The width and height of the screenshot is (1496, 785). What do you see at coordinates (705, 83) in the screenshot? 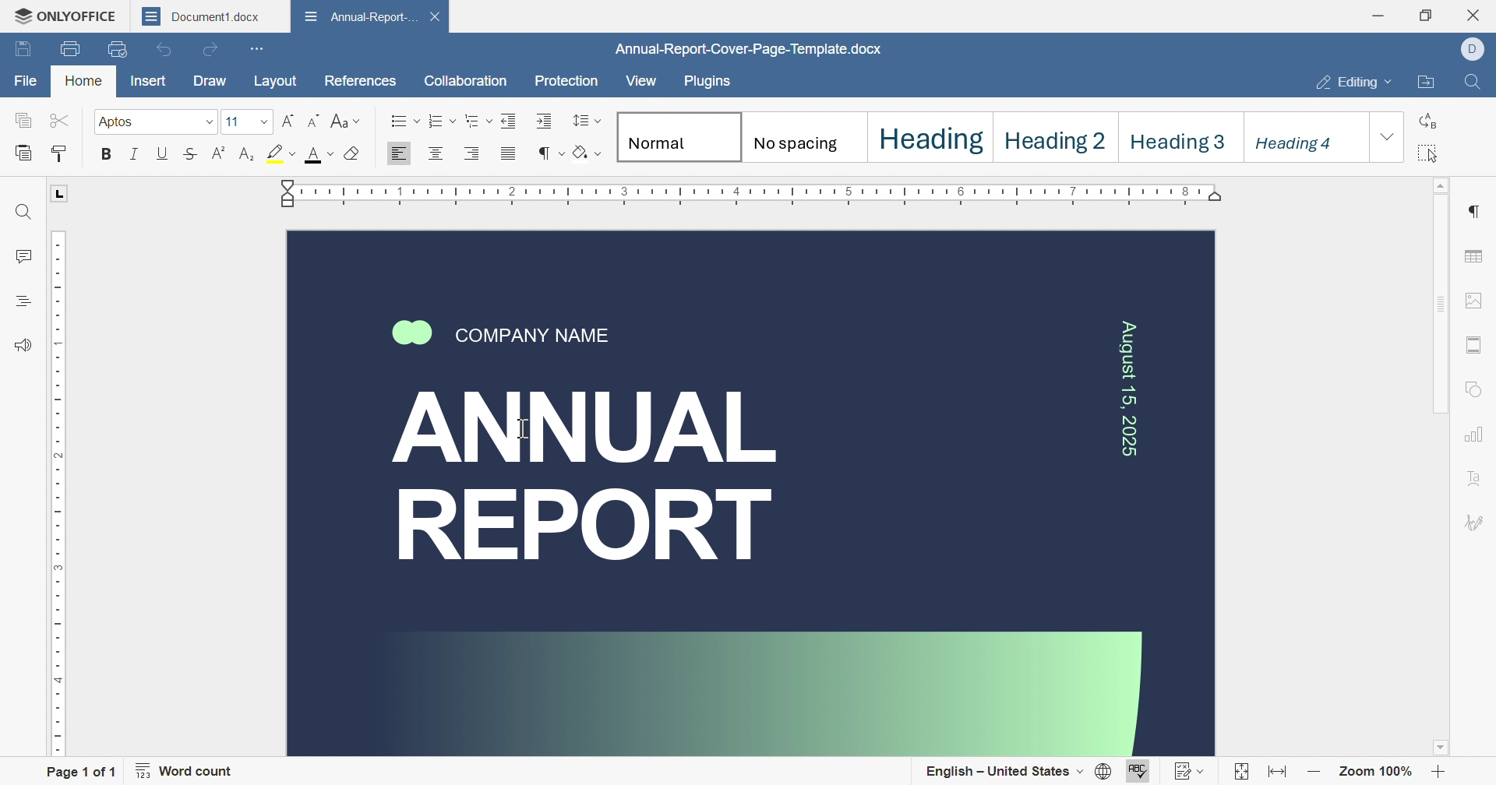
I see `plugins` at bounding box center [705, 83].